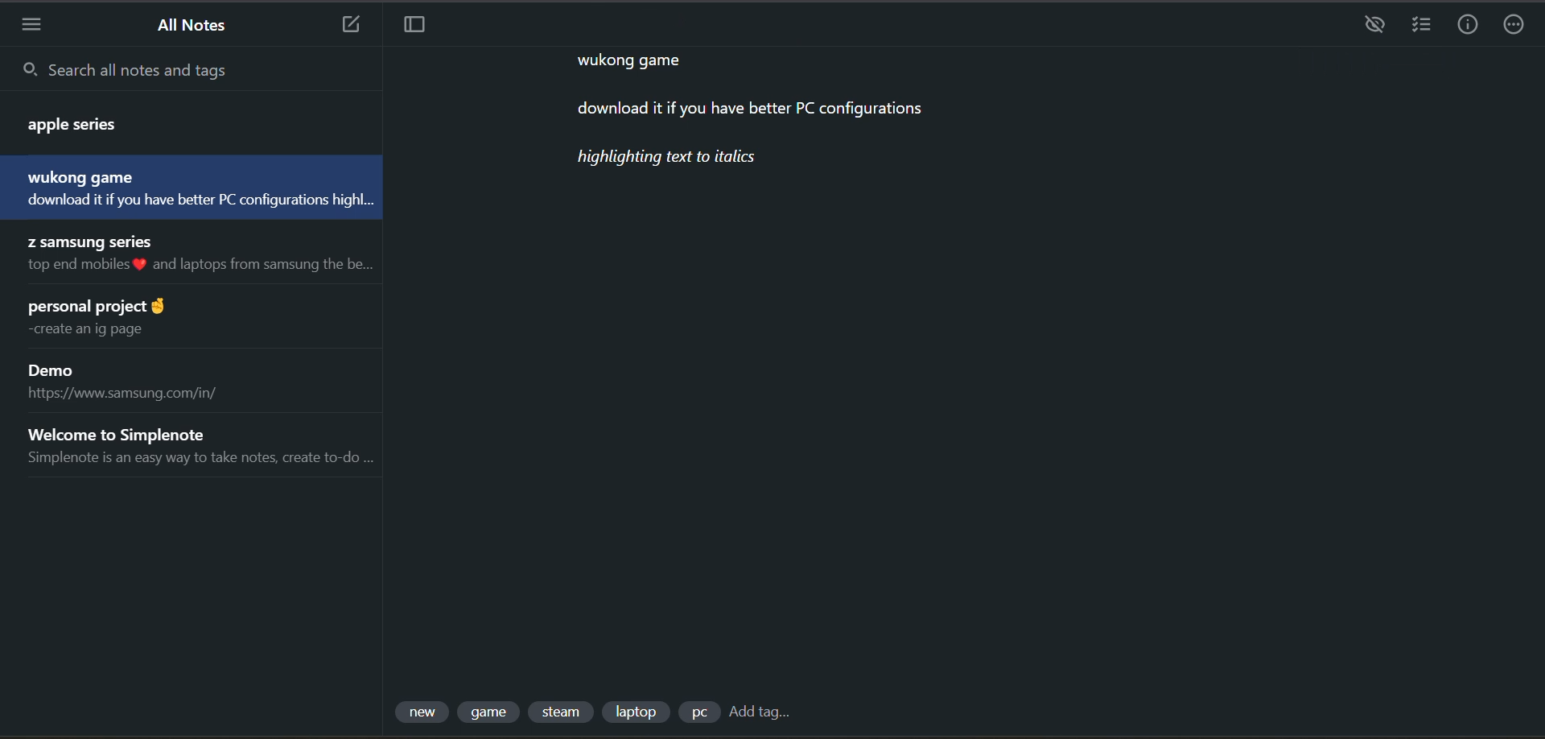 This screenshot has height=739, width=1545. I want to click on note title and preview, so click(197, 445).